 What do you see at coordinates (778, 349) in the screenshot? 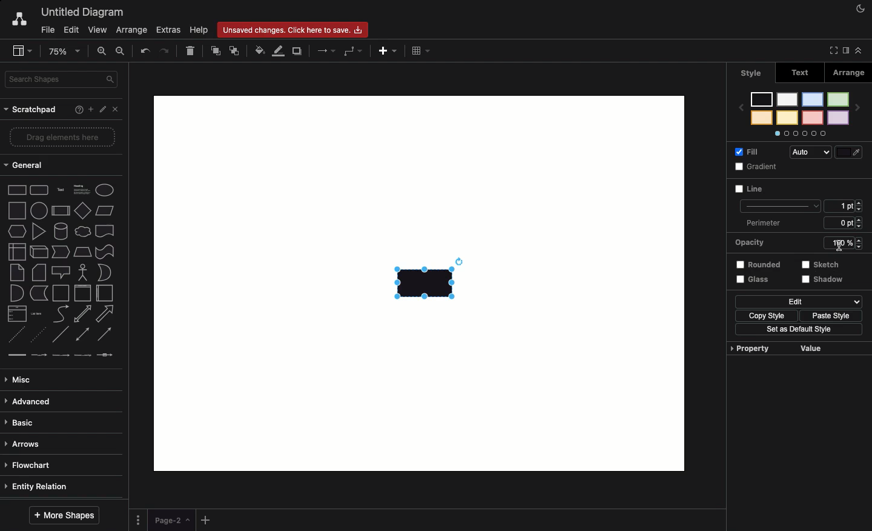
I see `Property value` at bounding box center [778, 349].